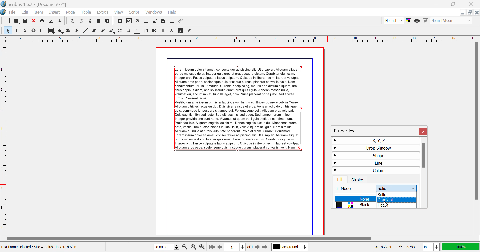 The image size is (480, 252). What do you see at coordinates (146, 31) in the screenshot?
I see `Edit Text with Story Editor` at bounding box center [146, 31].